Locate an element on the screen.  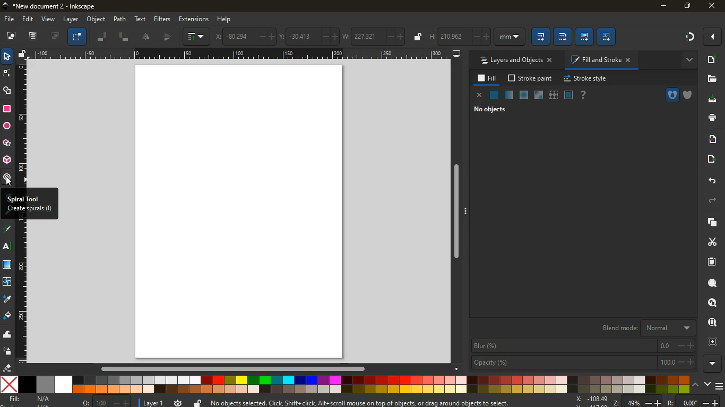
texture is located at coordinates (553, 95).